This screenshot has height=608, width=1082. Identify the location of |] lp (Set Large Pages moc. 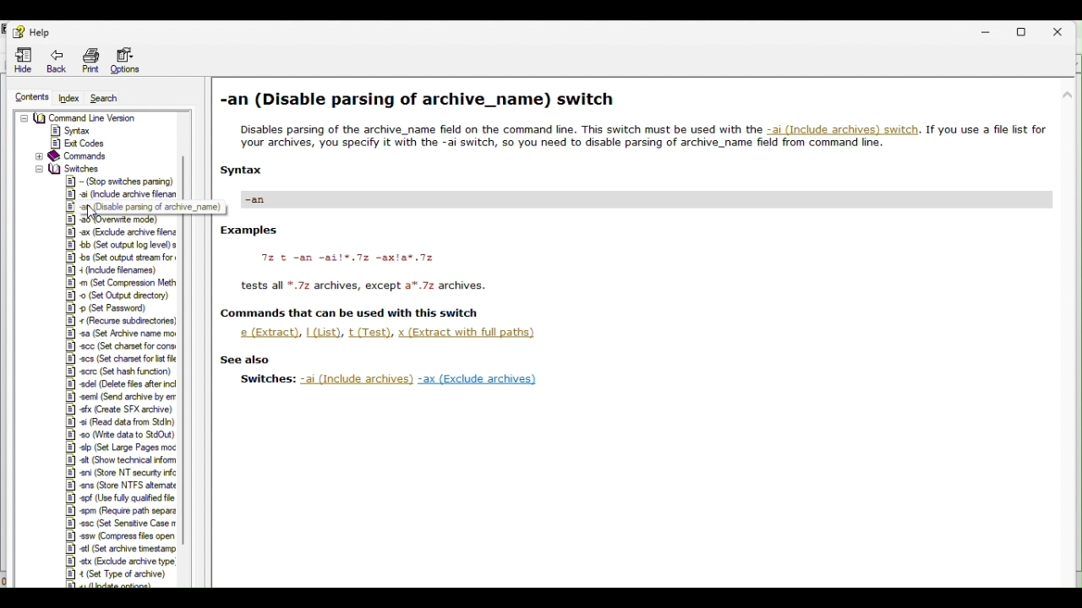
(118, 448).